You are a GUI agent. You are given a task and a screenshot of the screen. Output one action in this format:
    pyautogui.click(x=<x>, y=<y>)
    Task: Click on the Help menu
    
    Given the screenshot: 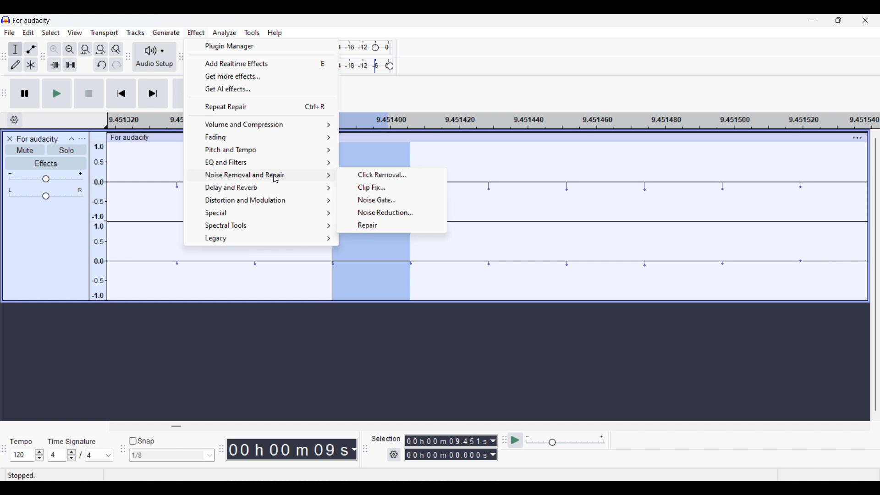 What is the action you would take?
    pyautogui.click(x=275, y=33)
    